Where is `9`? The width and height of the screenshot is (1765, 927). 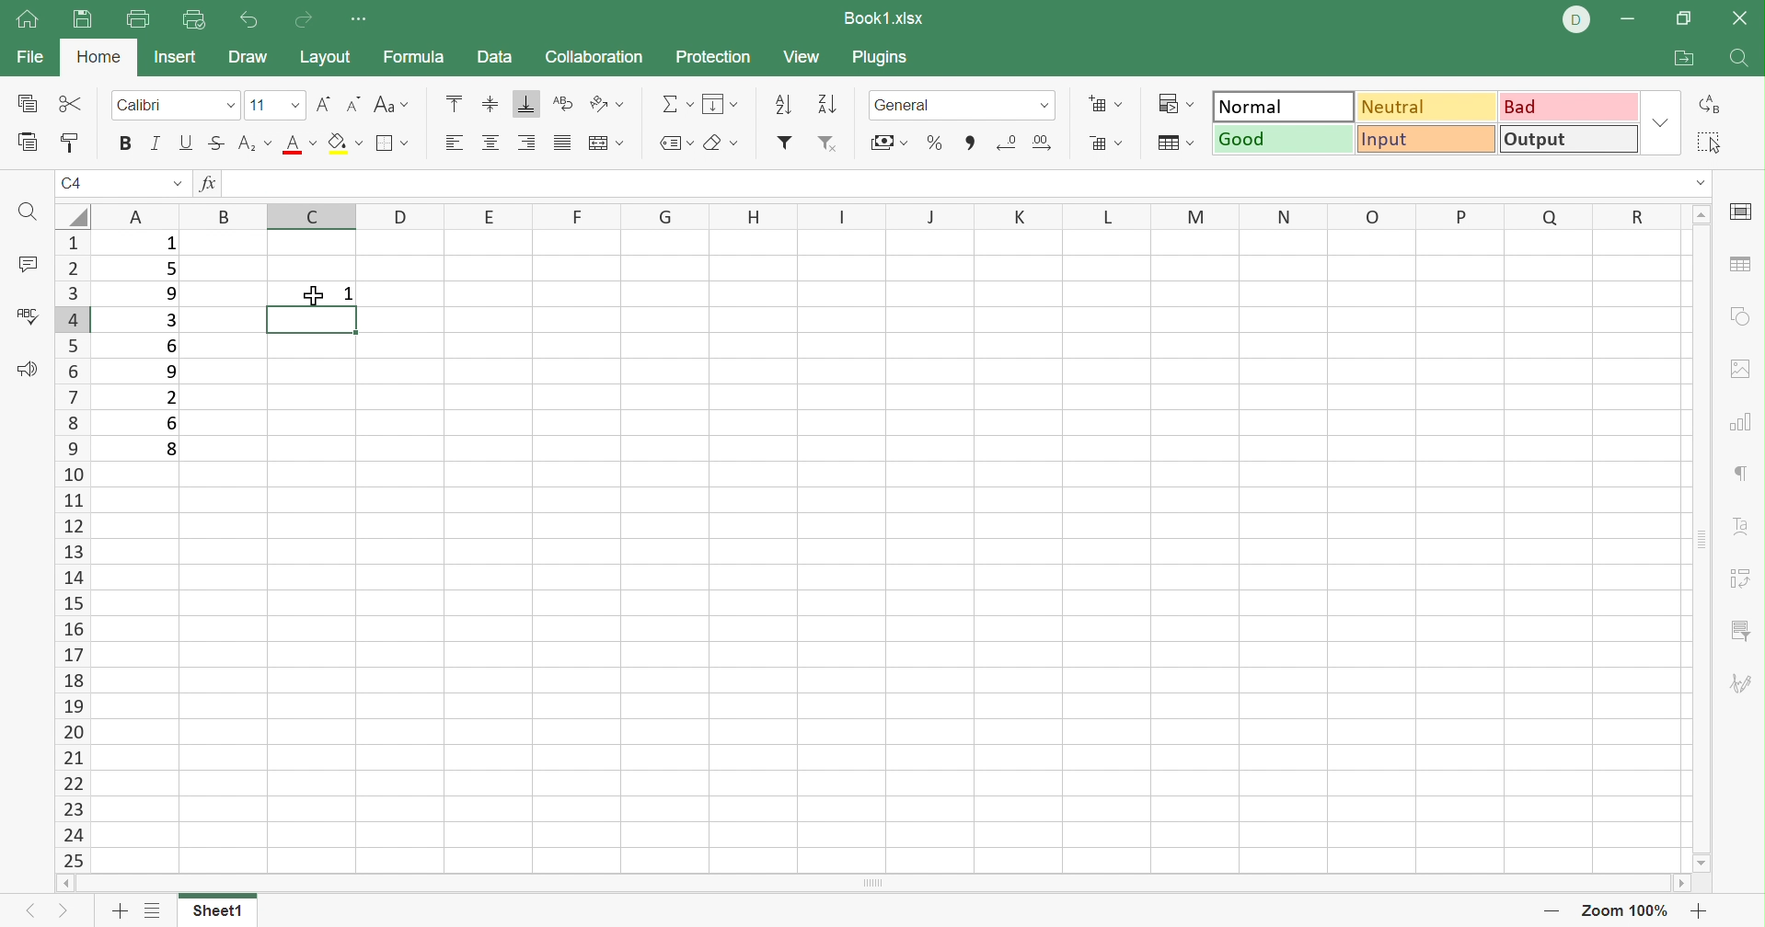 9 is located at coordinates (171, 292).